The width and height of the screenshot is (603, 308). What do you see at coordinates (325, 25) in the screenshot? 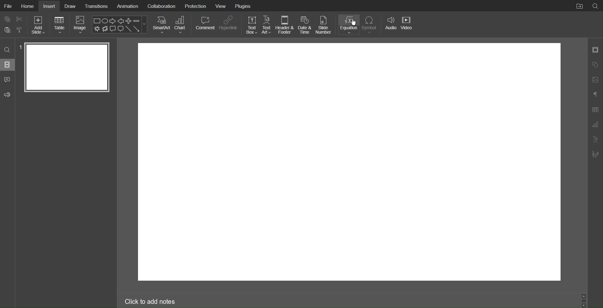
I see `Slide Number ` at bounding box center [325, 25].